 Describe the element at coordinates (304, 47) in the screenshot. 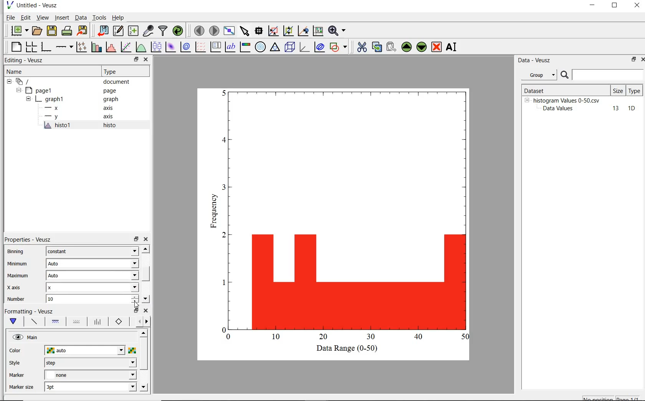

I see `3d graph` at that location.